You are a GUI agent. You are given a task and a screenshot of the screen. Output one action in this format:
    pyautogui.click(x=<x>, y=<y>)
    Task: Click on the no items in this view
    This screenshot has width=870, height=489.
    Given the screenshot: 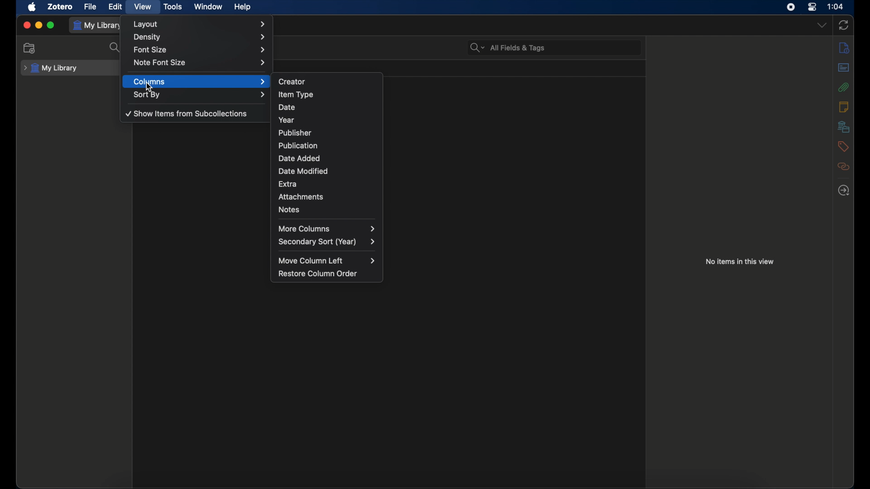 What is the action you would take?
    pyautogui.click(x=740, y=261)
    